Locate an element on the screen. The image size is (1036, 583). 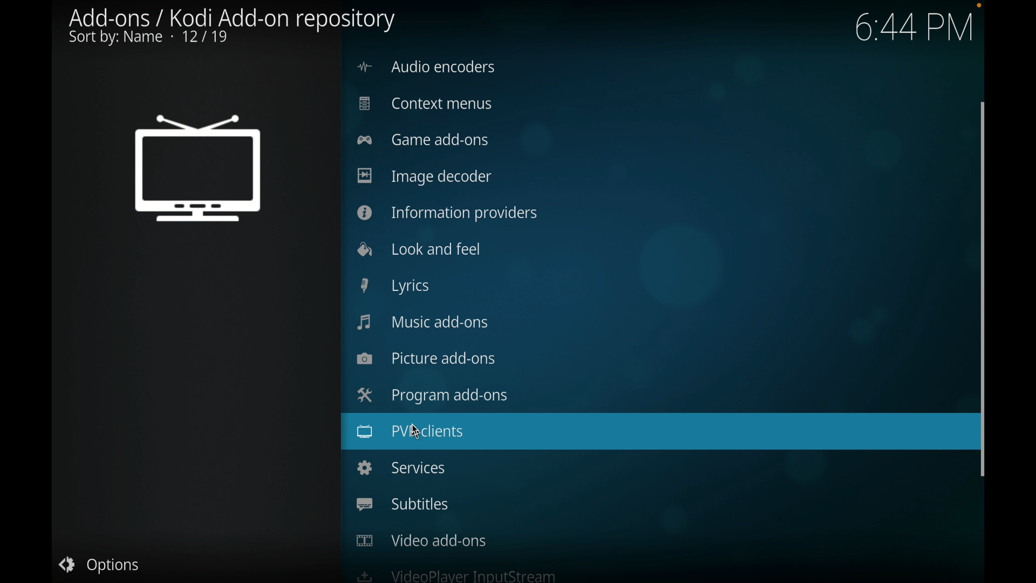
pvr clients is located at coordinates (410, 432).